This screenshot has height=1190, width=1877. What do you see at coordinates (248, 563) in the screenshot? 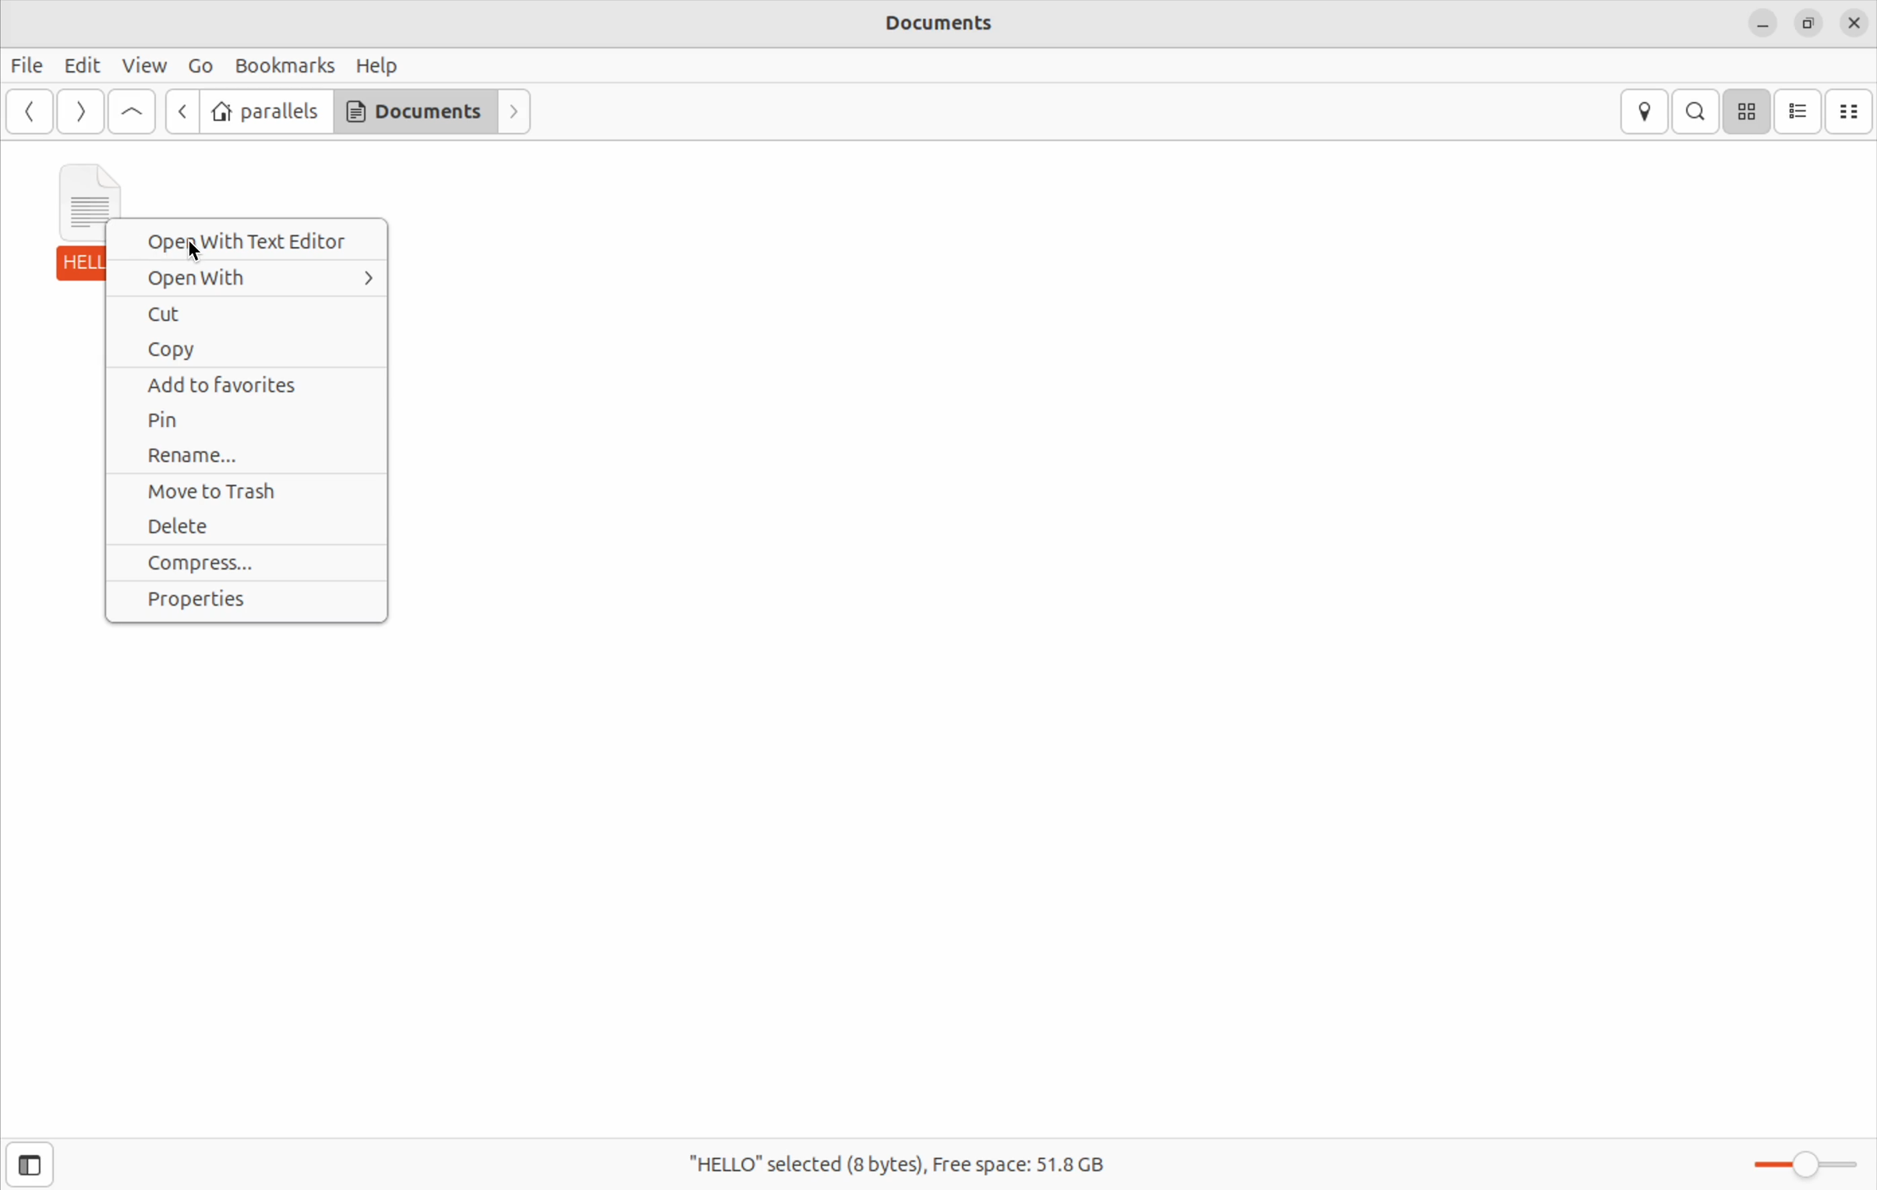
I see `Compress` at bounding box center [248, 563].